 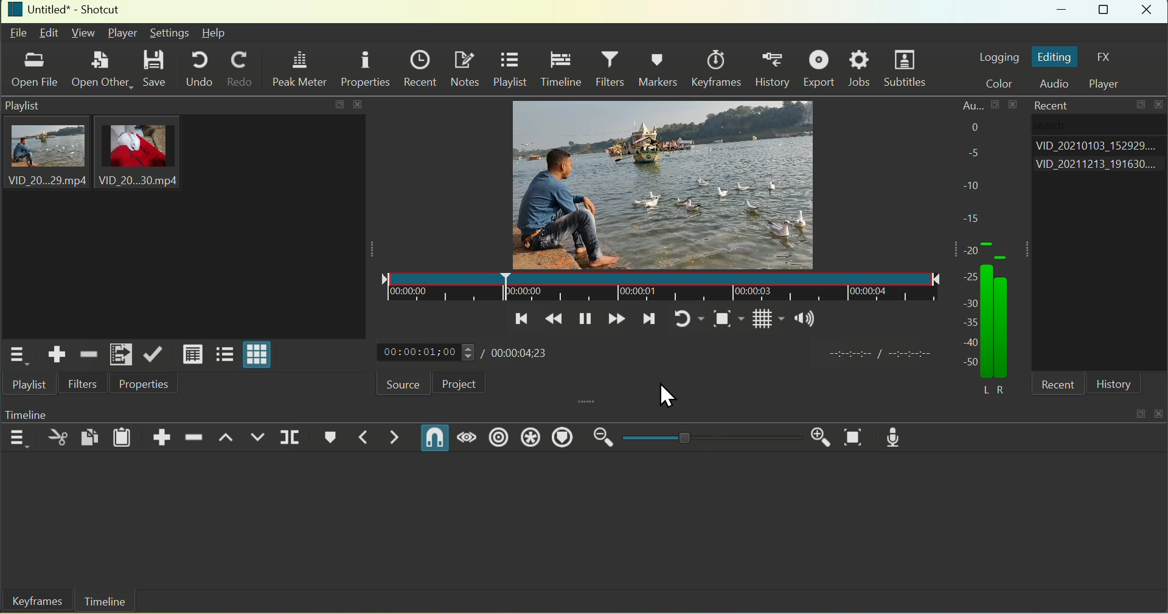 I want to click on Filters, so click(x=612, y=69).